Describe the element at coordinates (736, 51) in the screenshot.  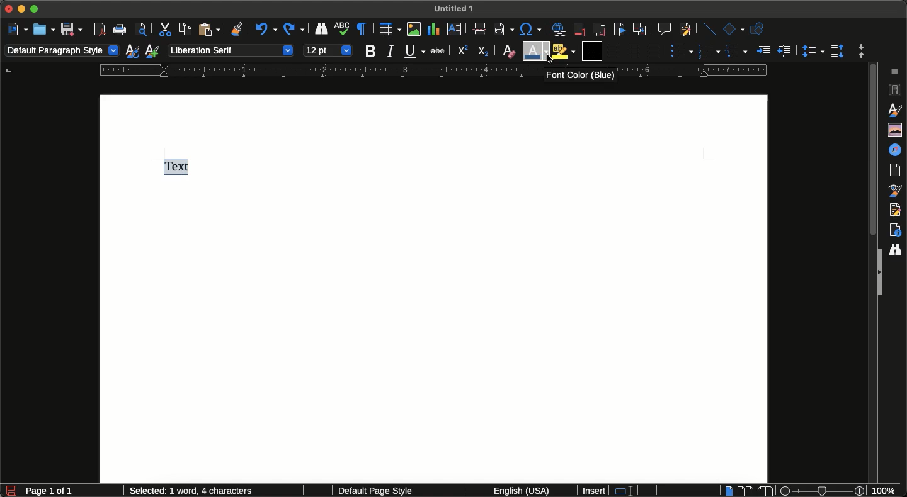
I see `Select outline format` at that location.